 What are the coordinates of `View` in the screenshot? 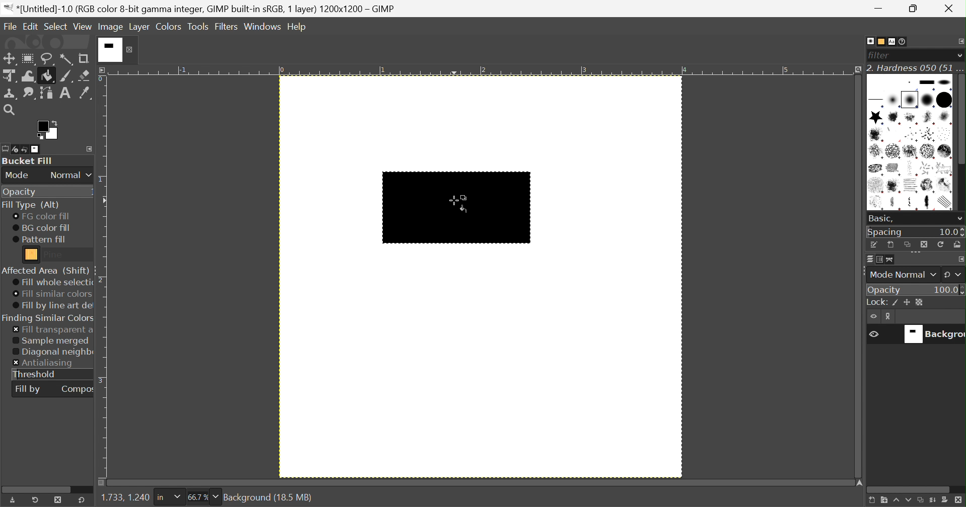 It's located at (83, 27).